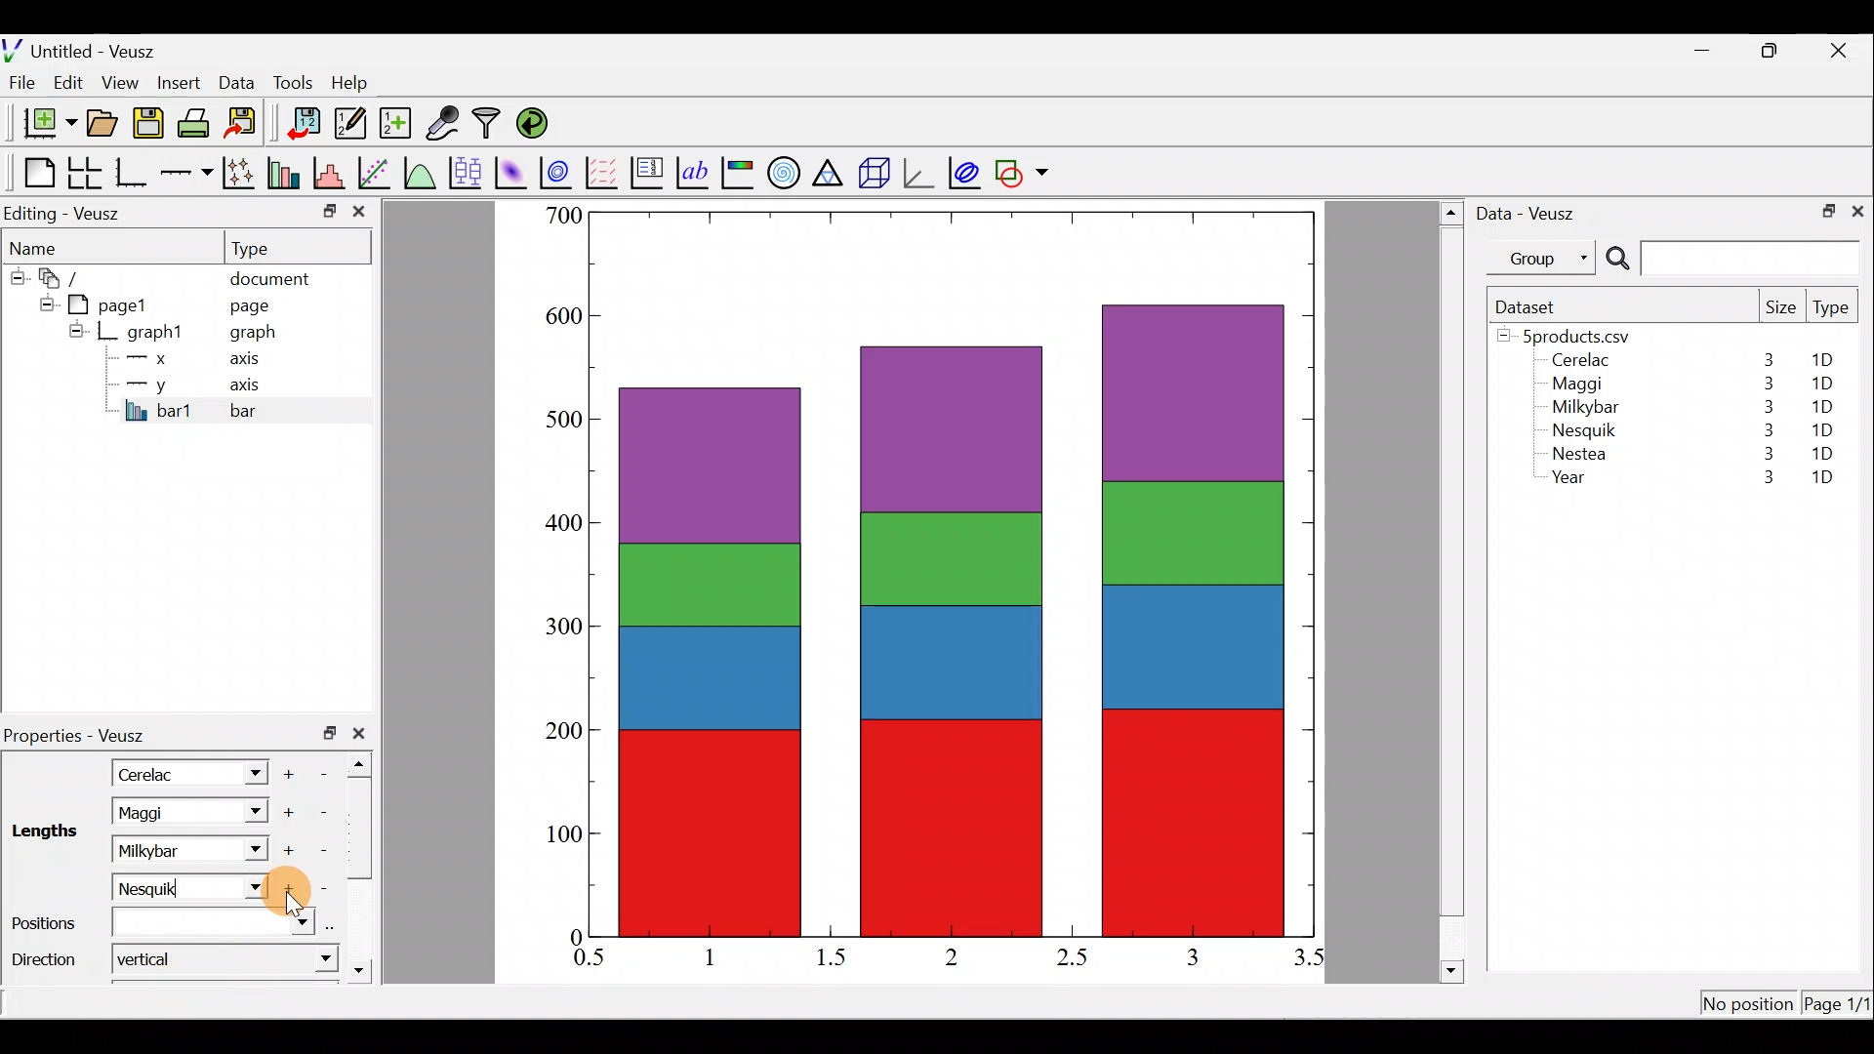 Image resolution: width=1874 pixels, height=1054 pixels. I want to click on 3, so click(1765, 407).